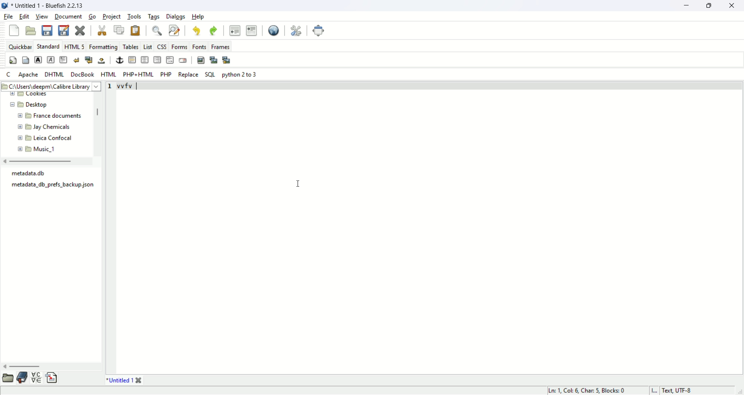 This screenshot has width=744, height=395. I want to click on Horizontal rule, so click(133, 59).